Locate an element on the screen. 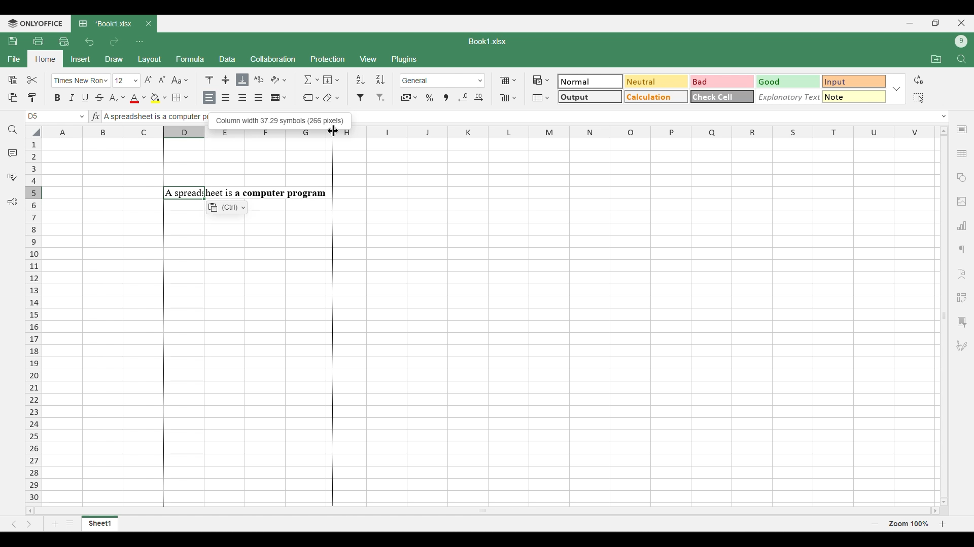 The width and height of the screenshot is (974, 547). Book1.xlsx is located at coordinates (488, 42).